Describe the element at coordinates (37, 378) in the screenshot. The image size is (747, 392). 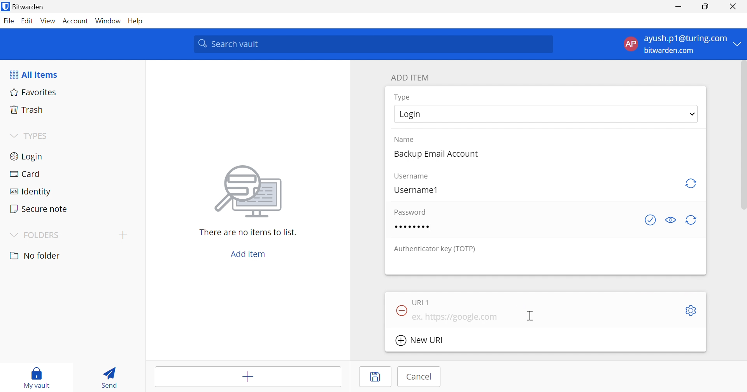
I see `My vault` at that location.